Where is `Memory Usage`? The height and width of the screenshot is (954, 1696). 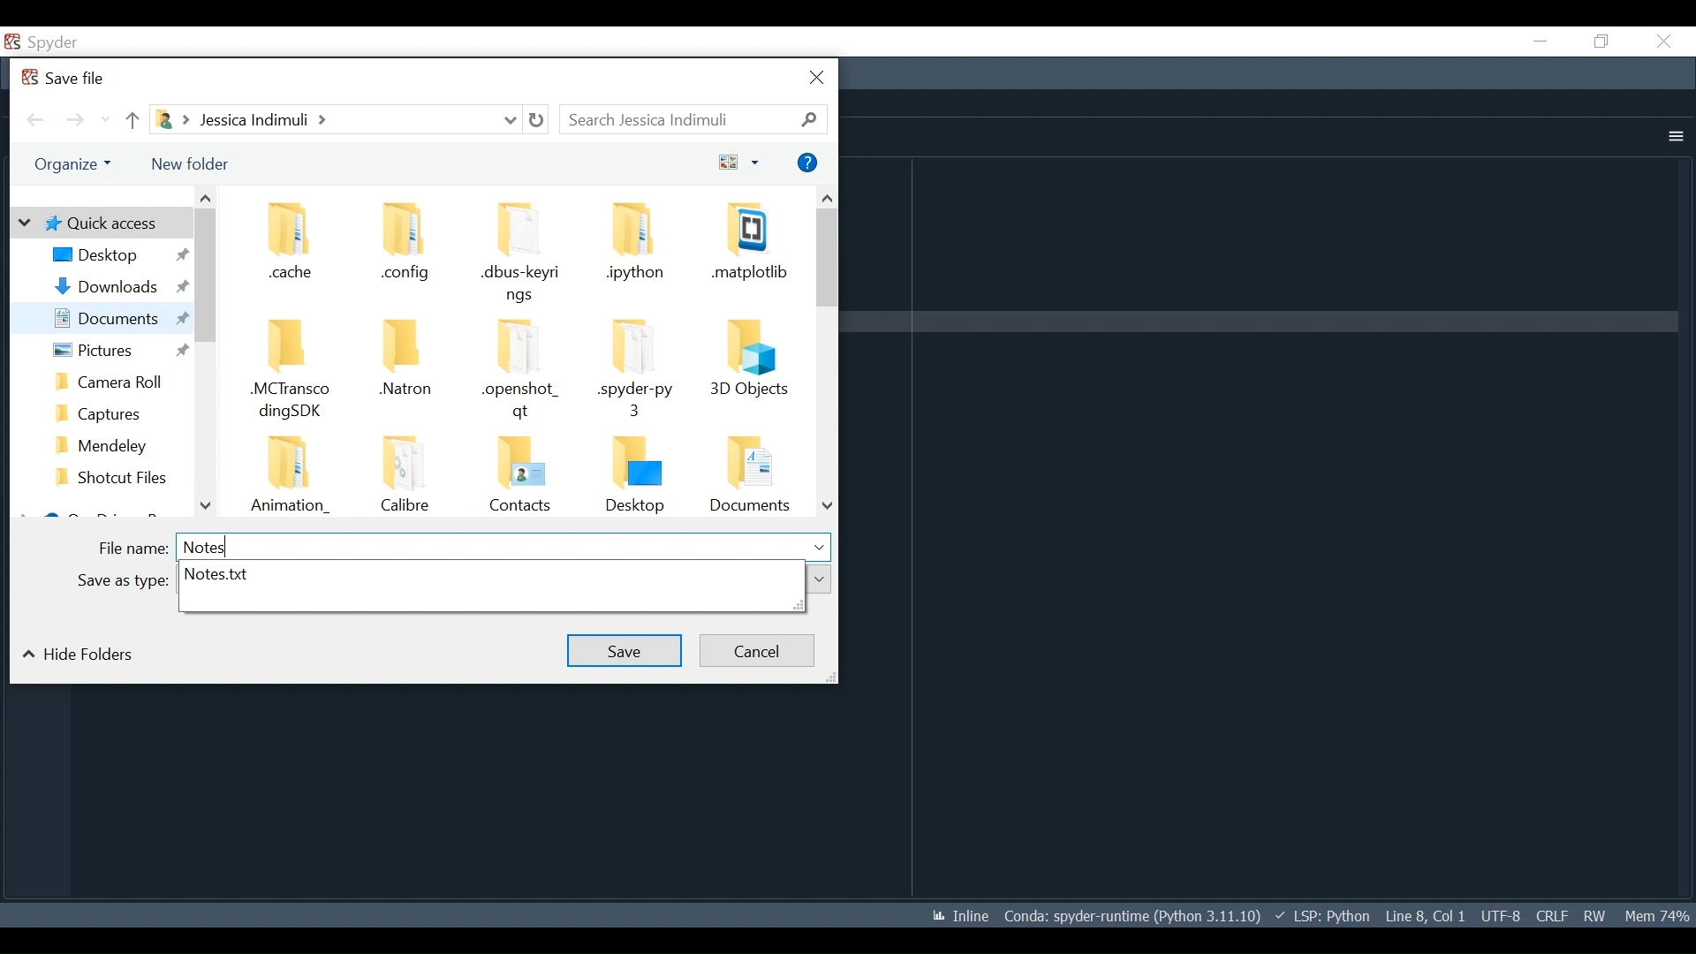 Memory Usage is located at coordinates (1655, 914).